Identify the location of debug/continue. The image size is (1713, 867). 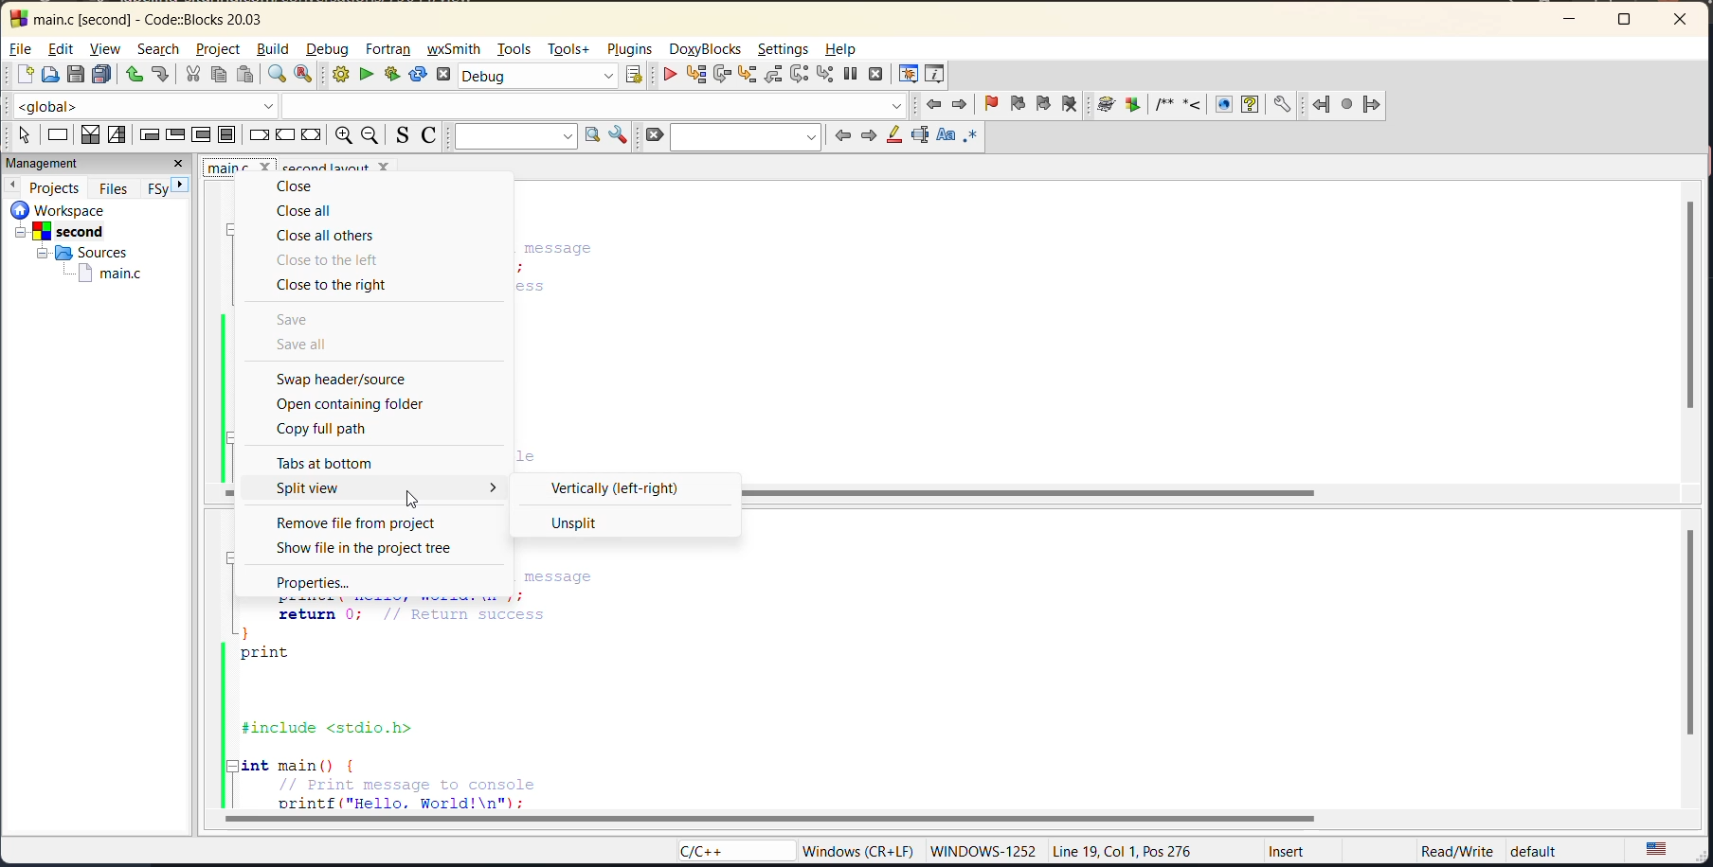
(668, 77).